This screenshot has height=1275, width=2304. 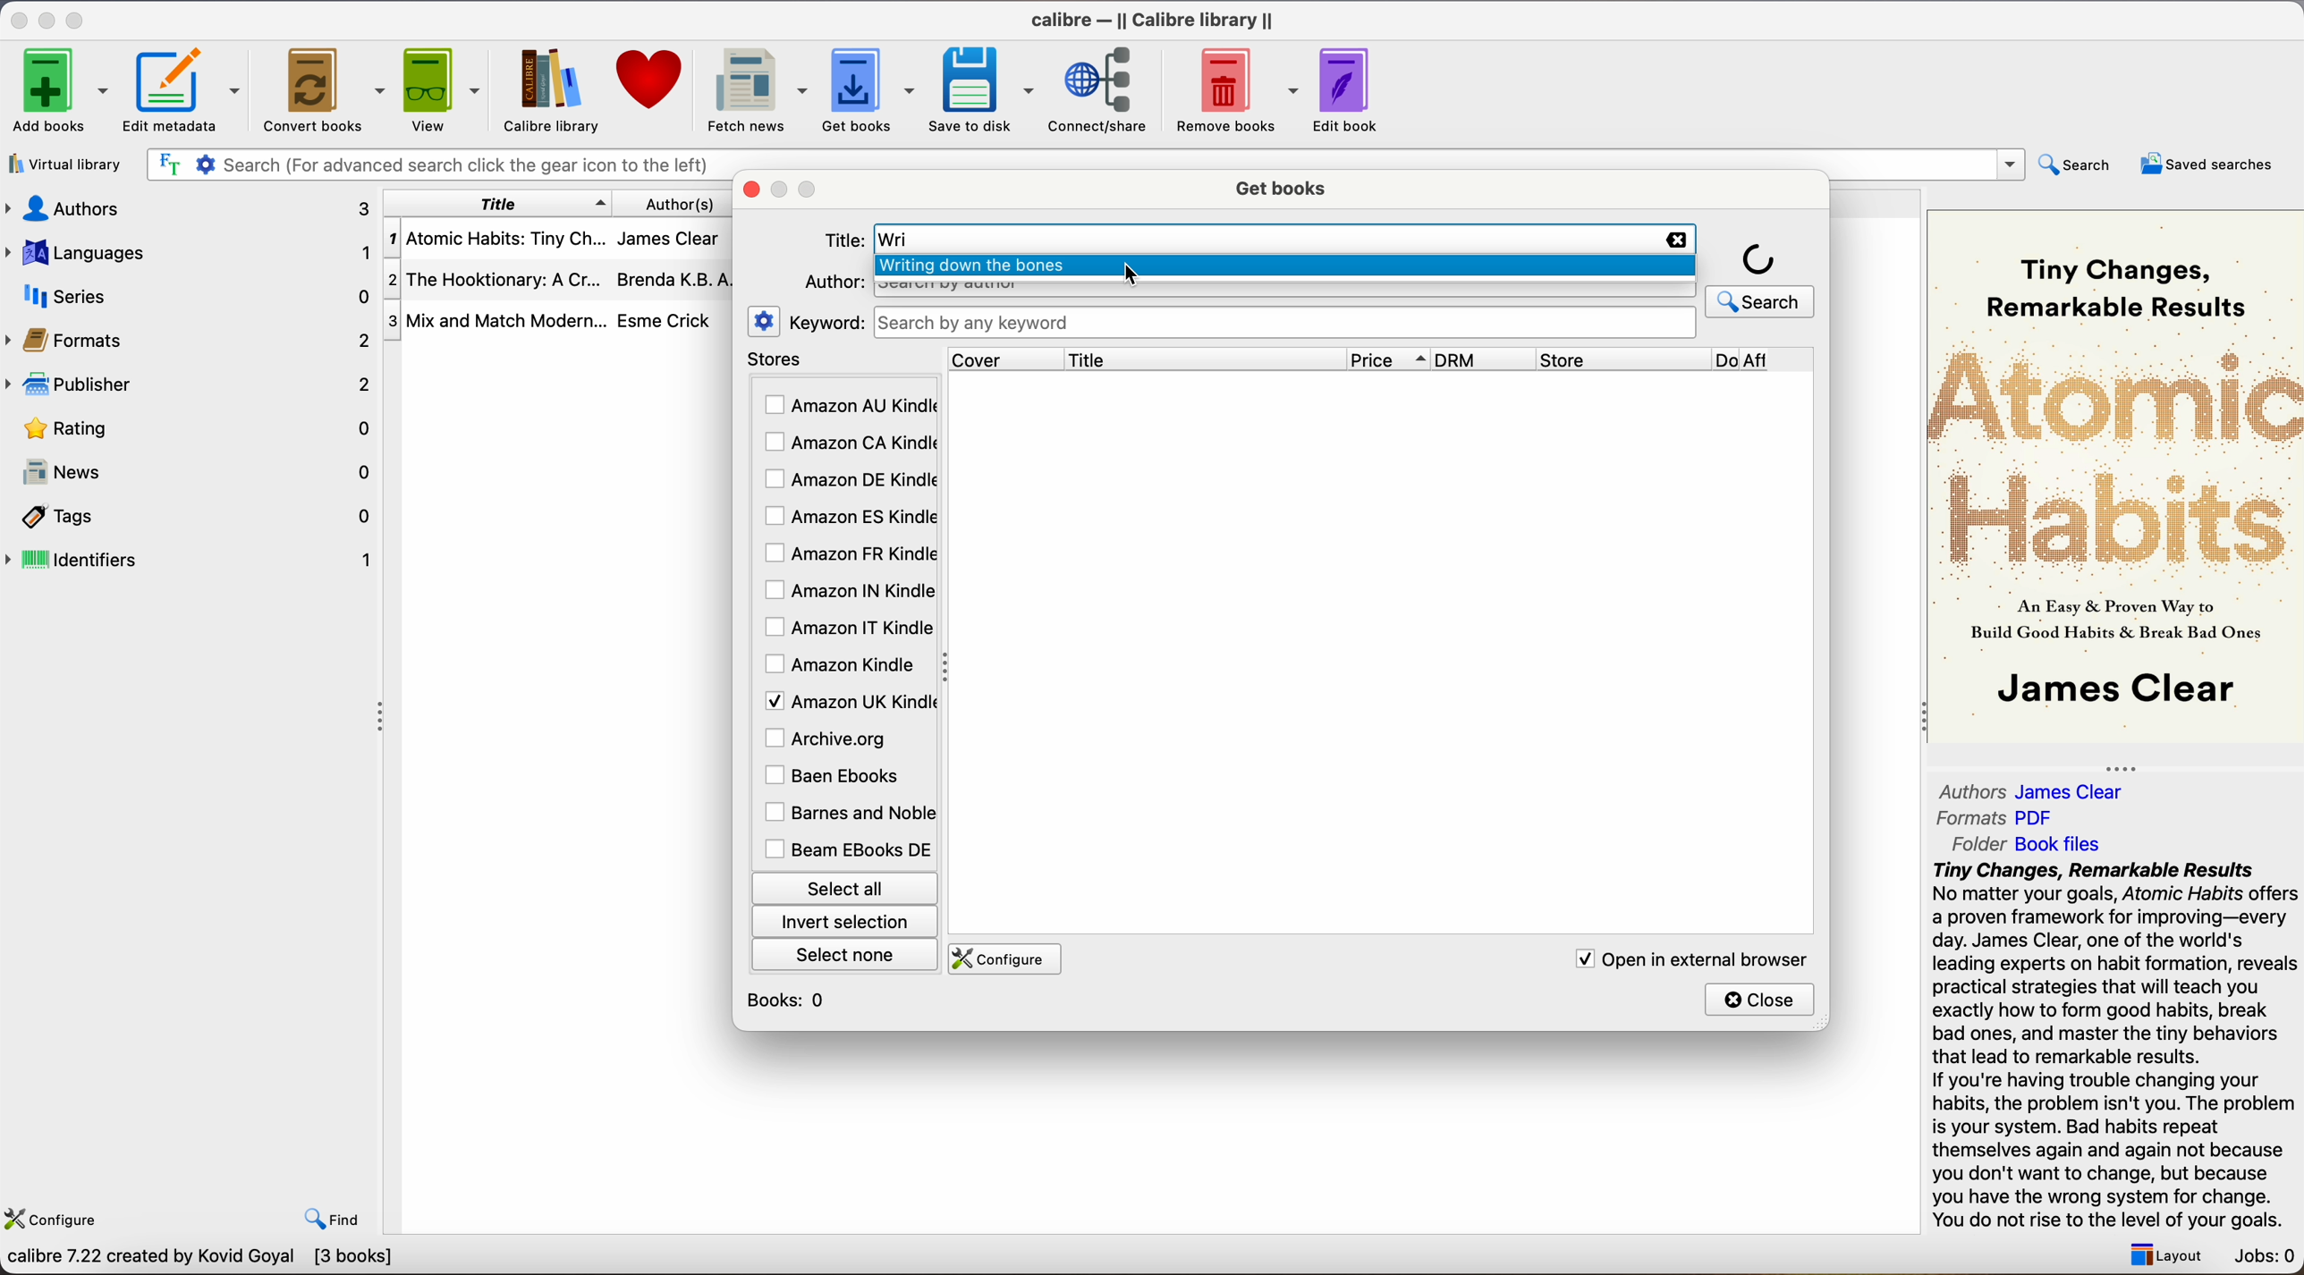 I want to click on Authors James Clear, so click(x=2032, y=792).